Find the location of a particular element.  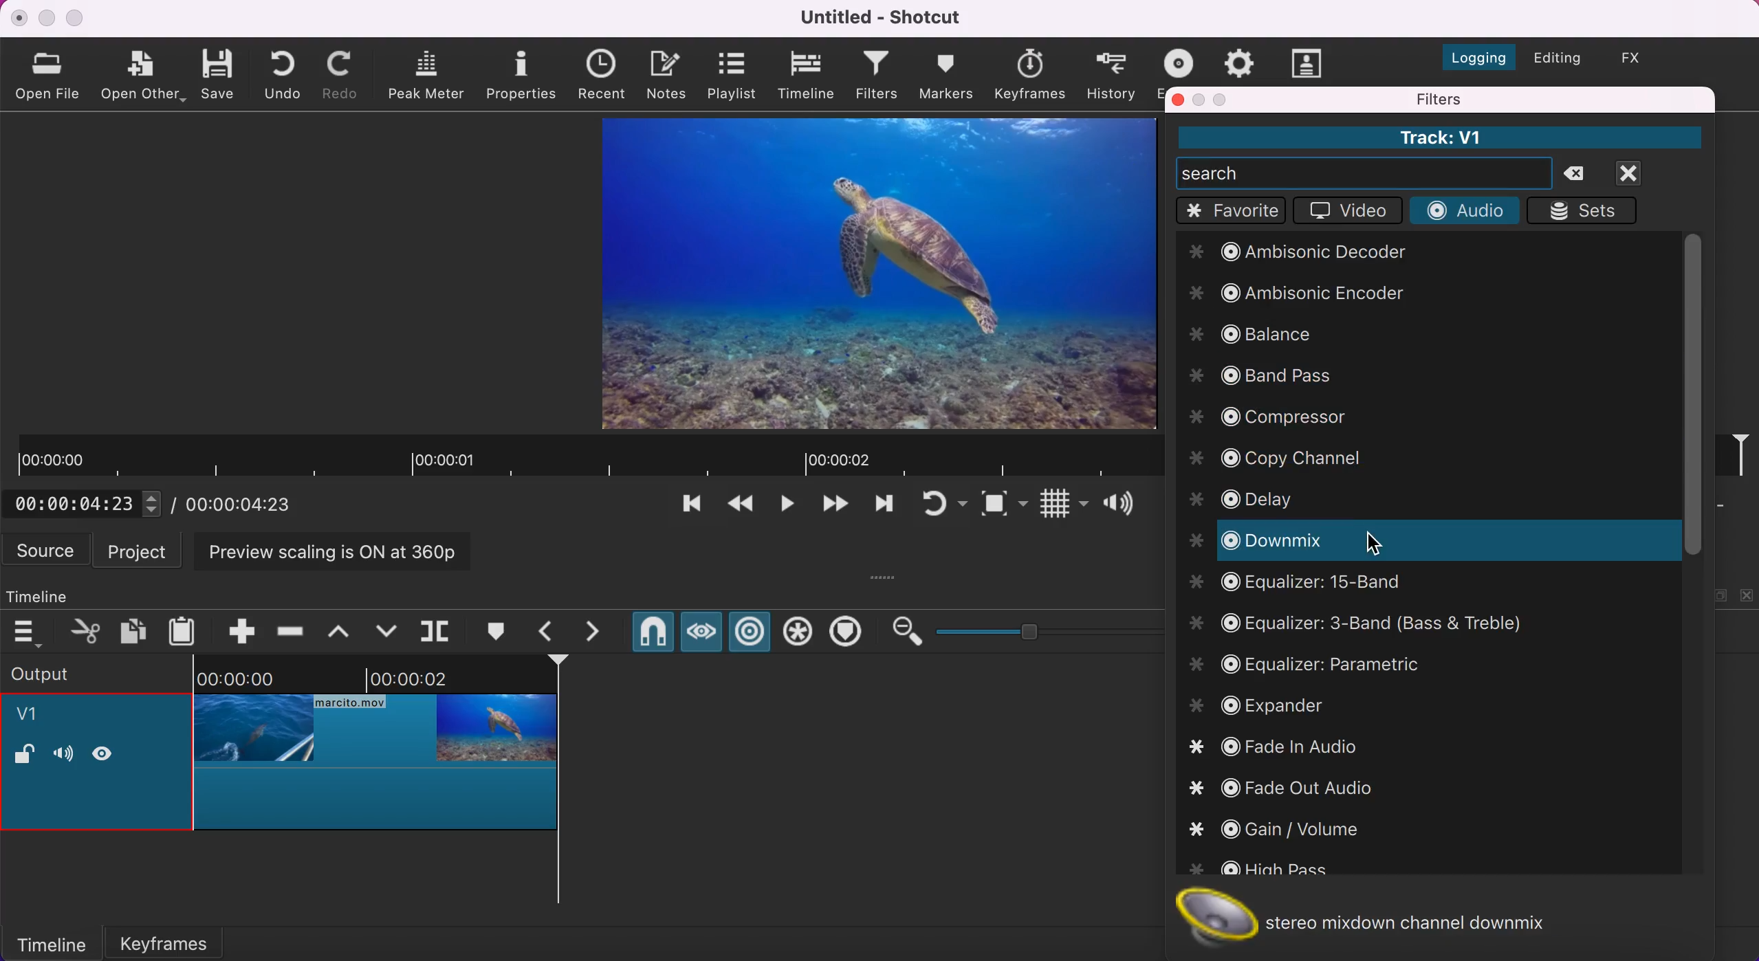

jobs is located at coordinates (1240, 60).